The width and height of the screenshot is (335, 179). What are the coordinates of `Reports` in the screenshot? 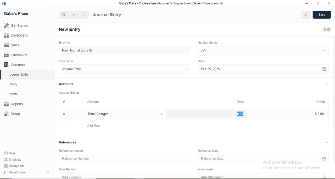 It's located at (16, 104).